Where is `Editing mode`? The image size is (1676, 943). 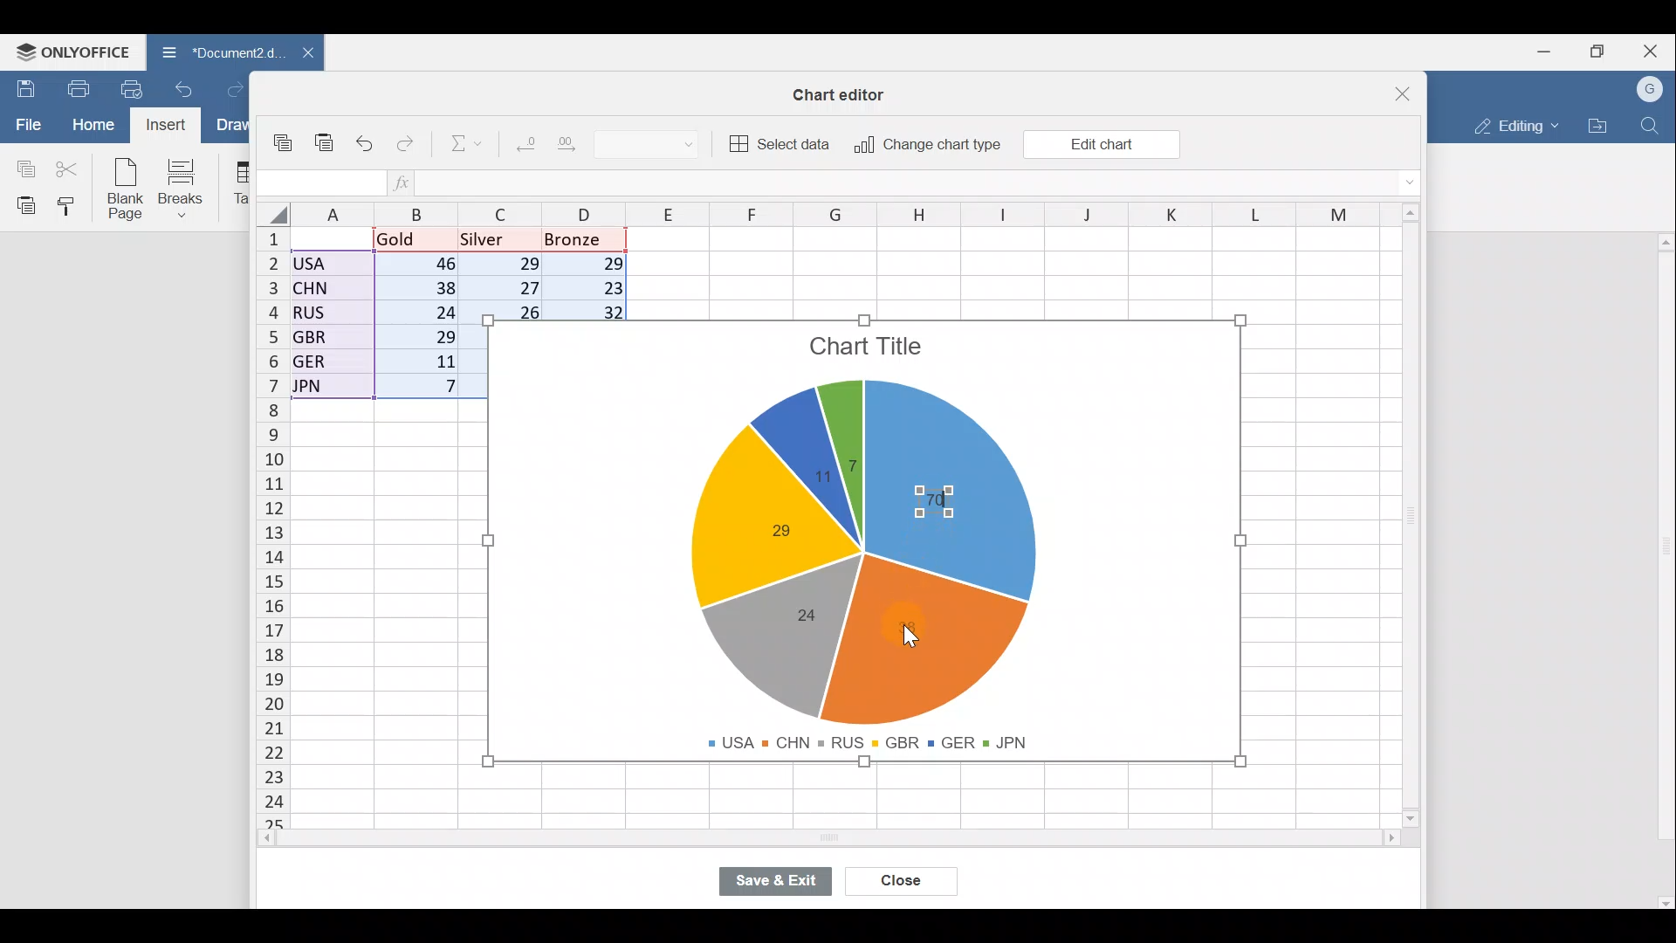 Editing mode is located at coordinates (1515, 122).